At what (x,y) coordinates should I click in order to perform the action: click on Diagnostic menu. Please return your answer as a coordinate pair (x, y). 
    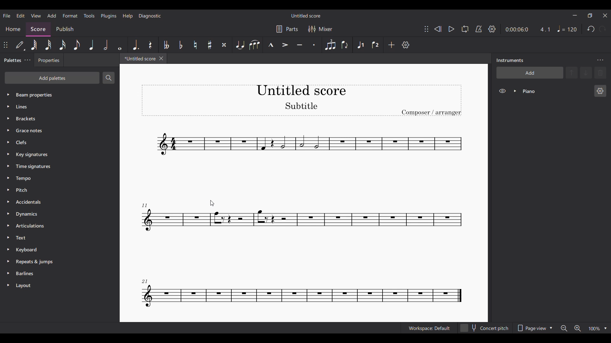
    Looking at the image, I should click on (150, 16).